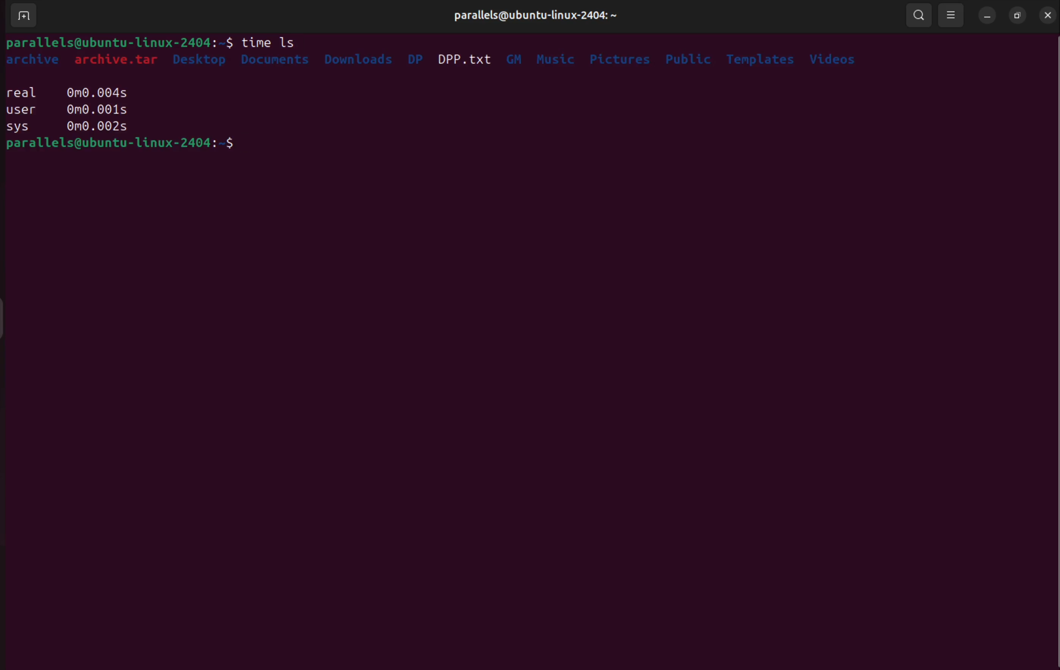 The height and width of the screenshot is (670, 1060). What do you see at coordinates (414, 59) in the screenshot?
I see `DP` at bounding box center [414, 59].